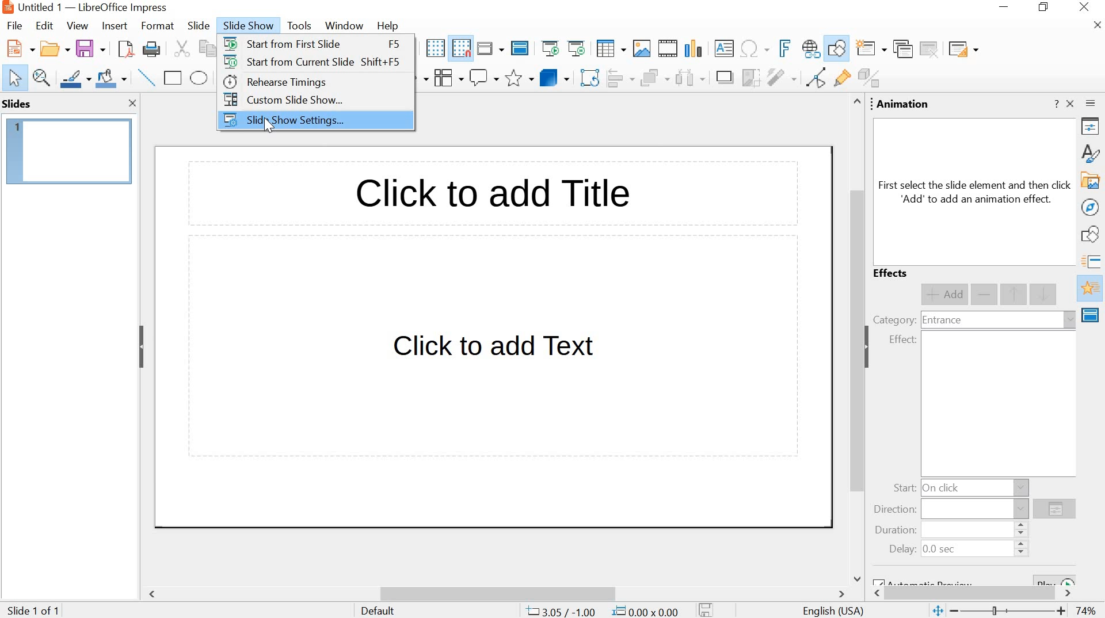 This screenshot has width=1105, height=618. I want to click on zoom and pan, so click(42, 78).